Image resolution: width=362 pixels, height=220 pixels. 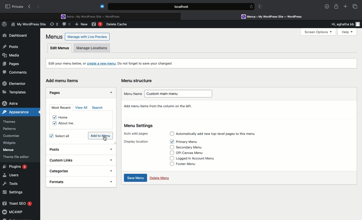 What do you see at coordinates (39, 7) in the screenshot?
I see `Forward` at bounding box center [39, 7].